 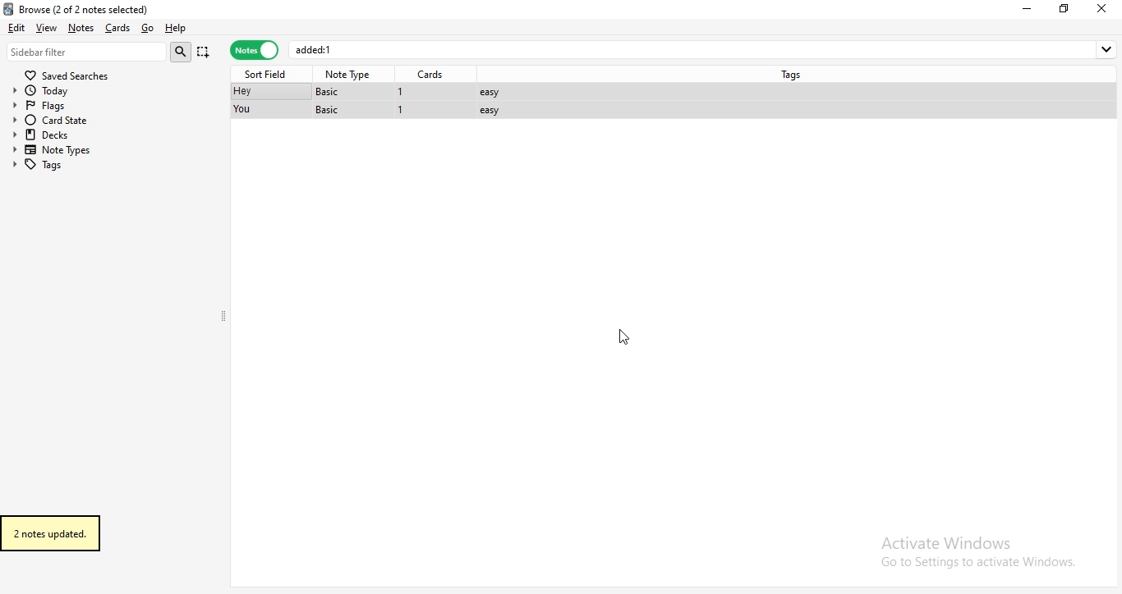 What do you see at coordinates (244, 110) in the screenshot?
I see `you` at bounding box center [244, 110].